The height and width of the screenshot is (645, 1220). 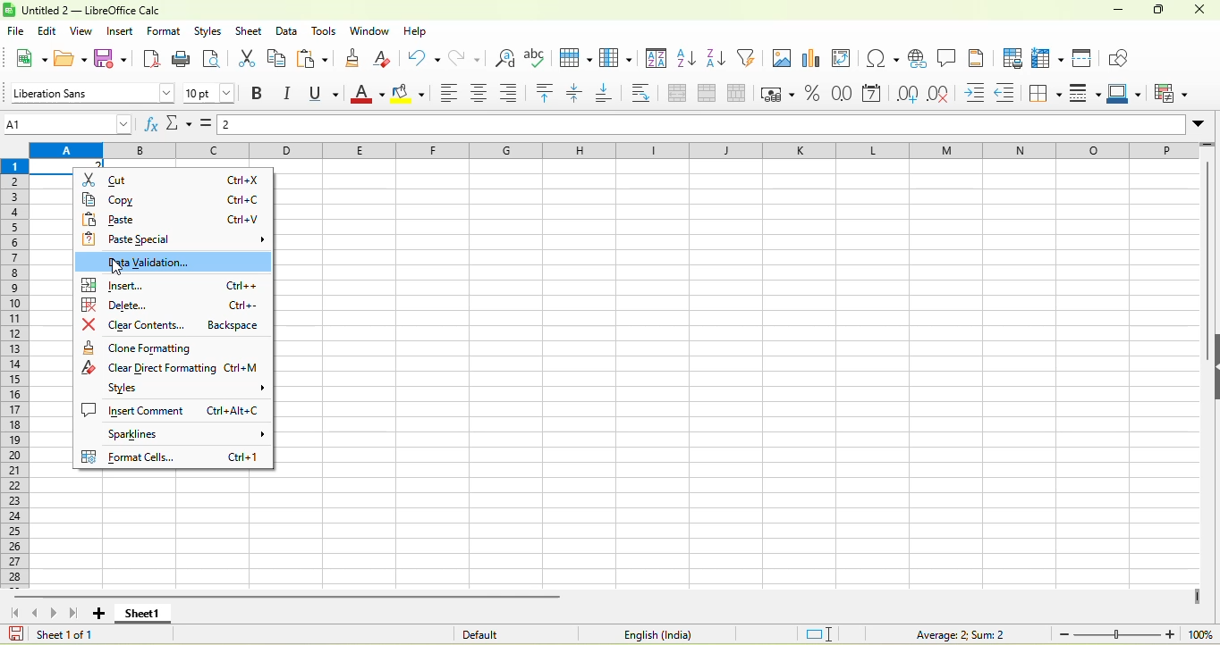 I want to click on text language, so click(x=654, y=636).